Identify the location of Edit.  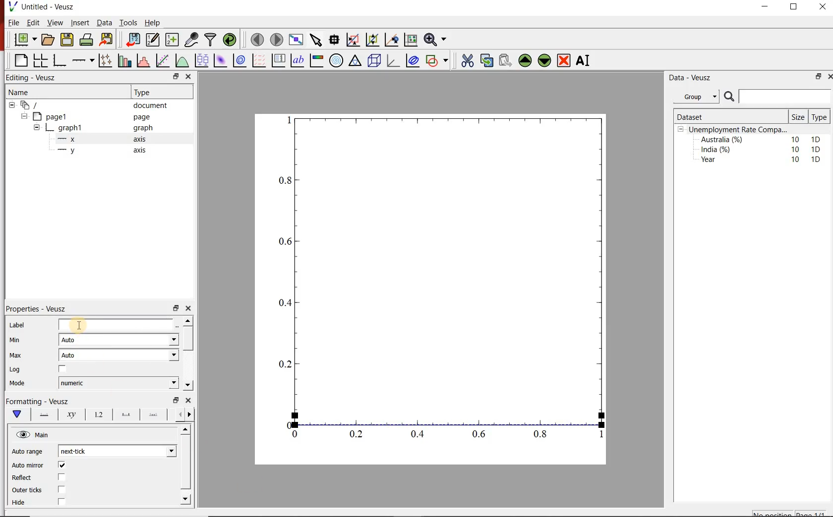
(32, 22).